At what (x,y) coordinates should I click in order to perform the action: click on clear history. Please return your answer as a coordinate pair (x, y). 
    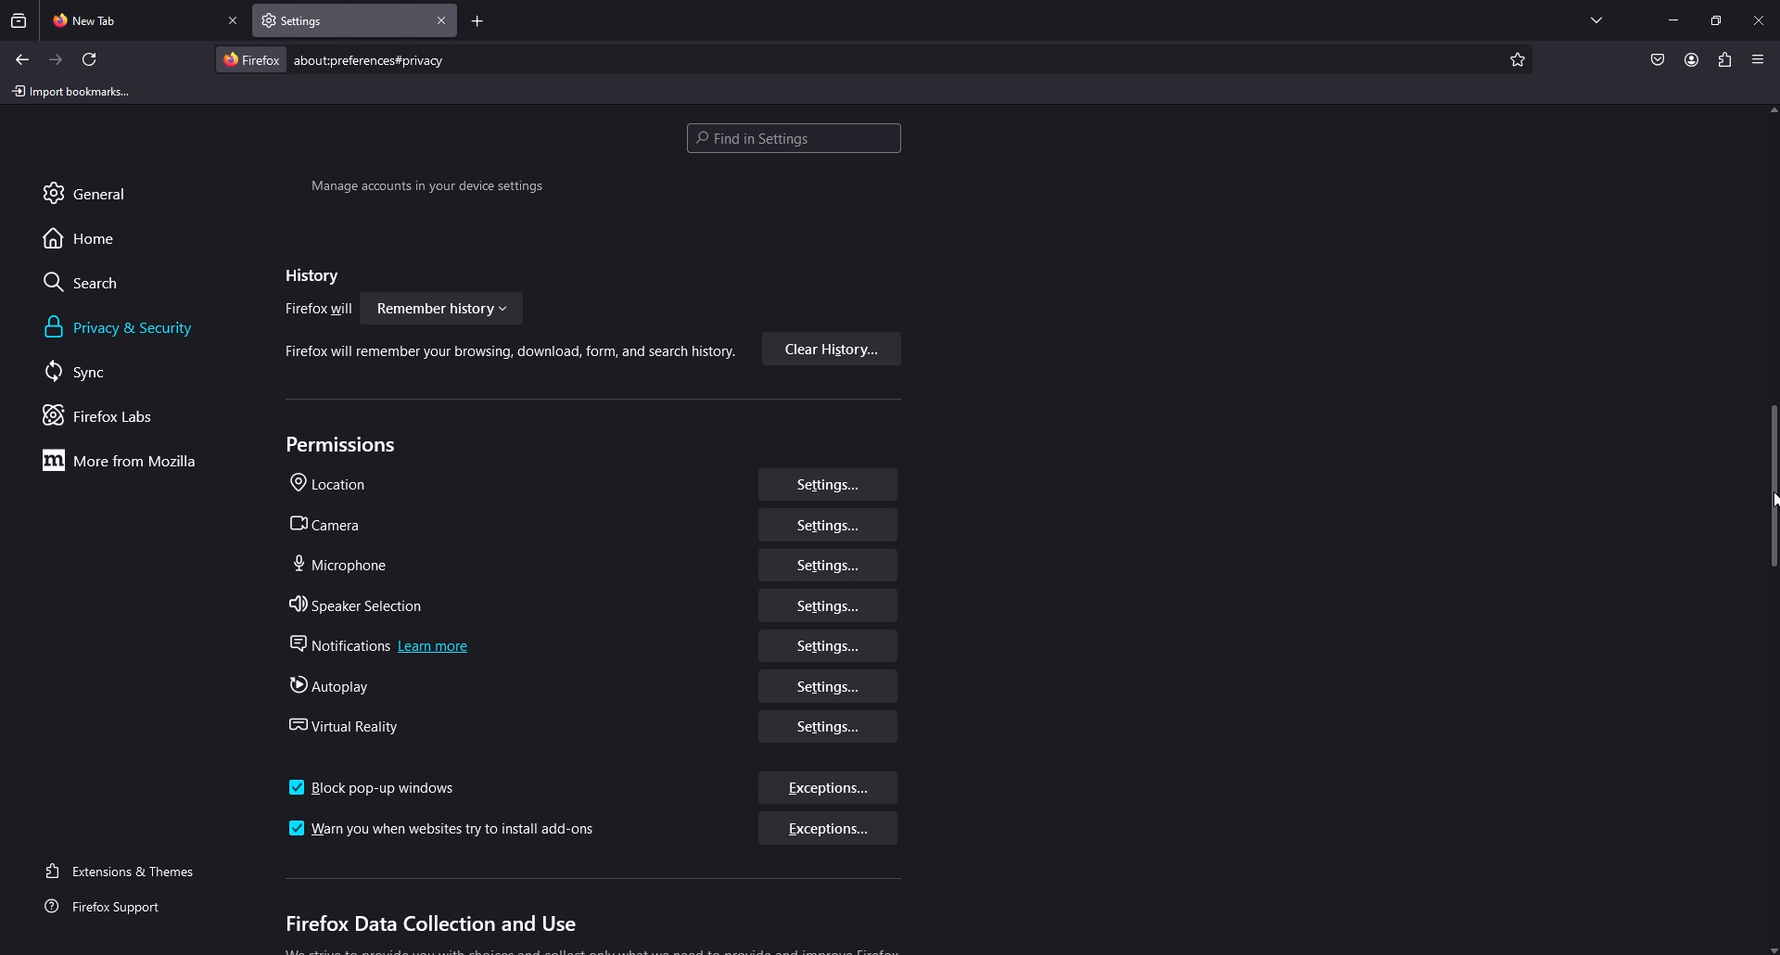
    Looking at the image, I should click on (832, 350).